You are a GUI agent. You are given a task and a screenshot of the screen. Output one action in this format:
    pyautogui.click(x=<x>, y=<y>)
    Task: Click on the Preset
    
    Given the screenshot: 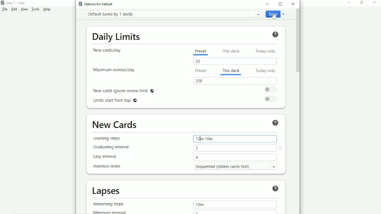 What is the action you would take?
    pyautogui.click(x=201, y=52)
    